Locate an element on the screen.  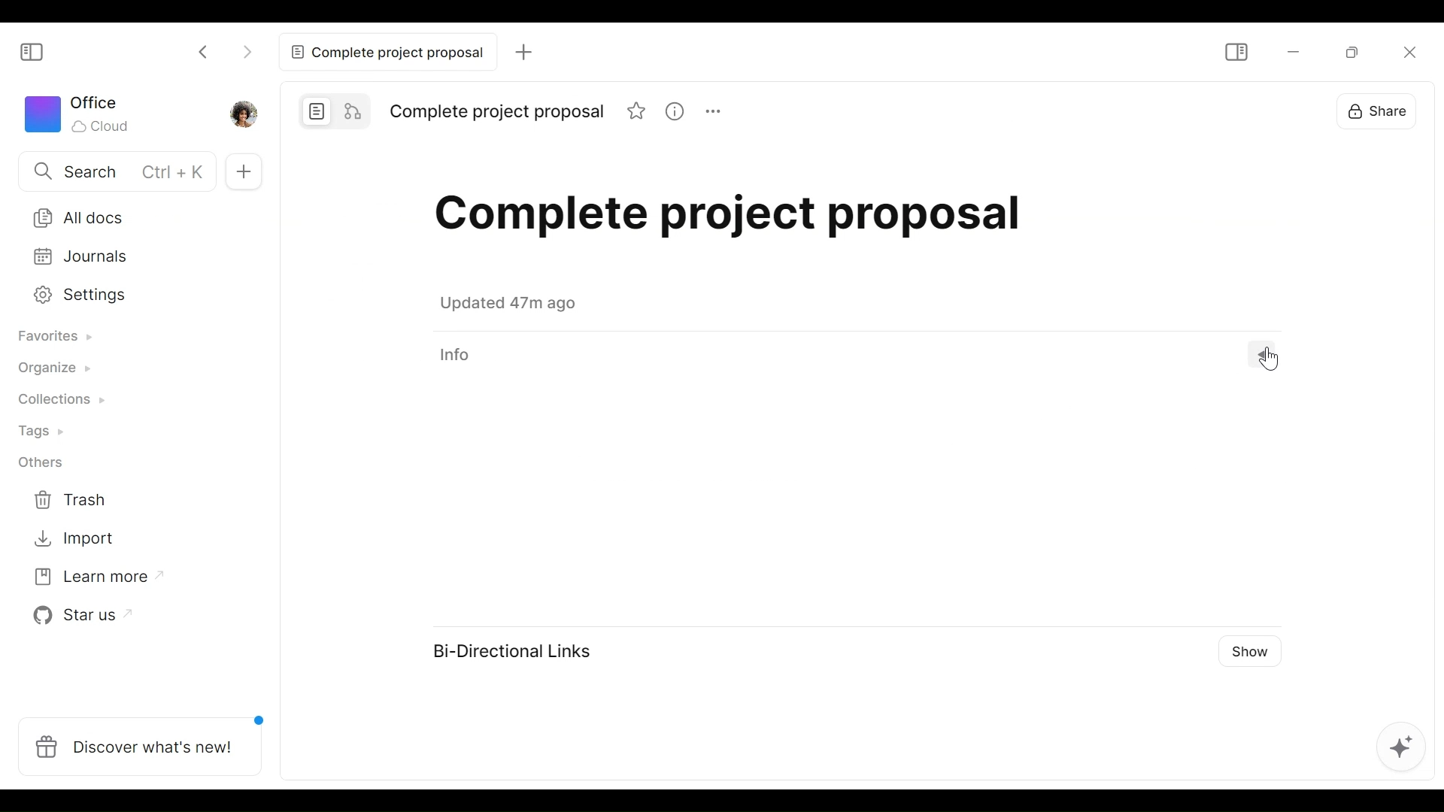
Star us is located at coordinates (80, 617).